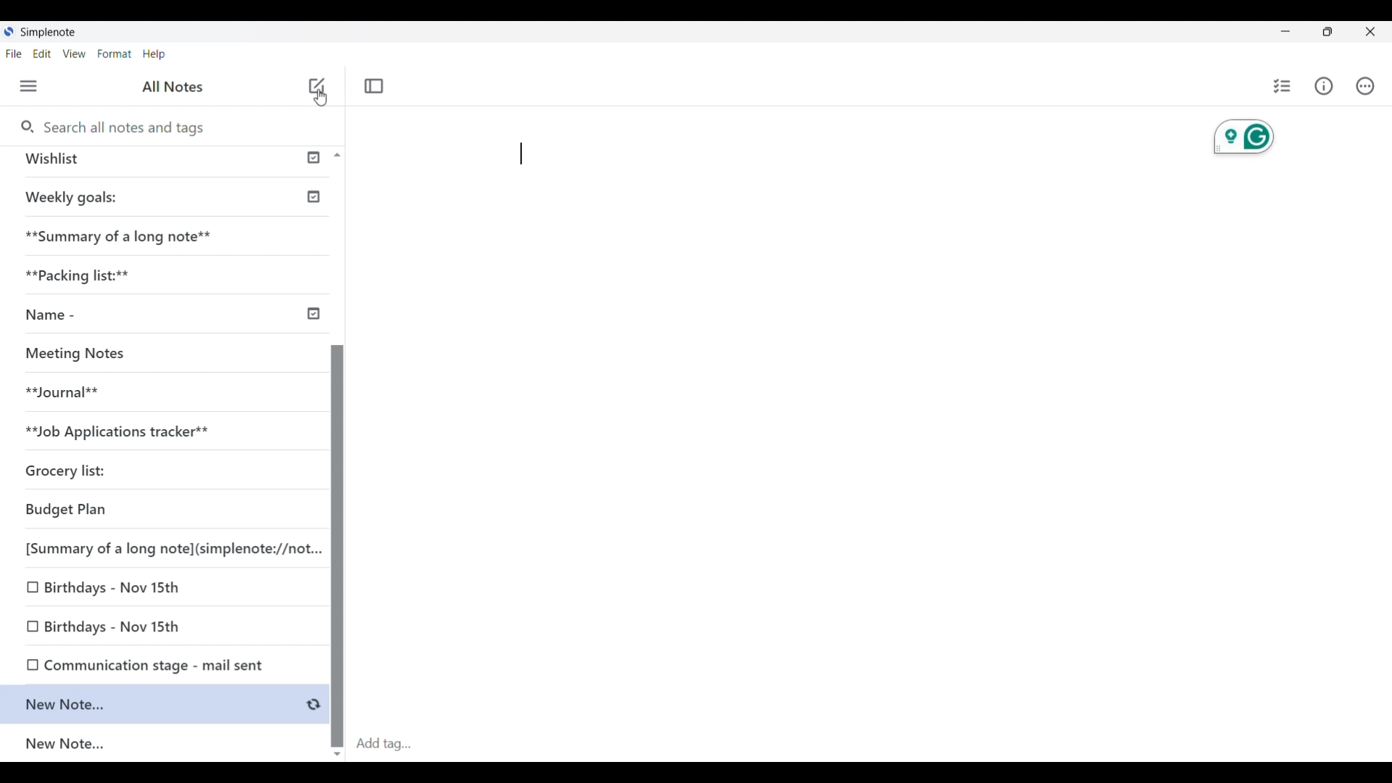  What do you see at coordinates (1365, 86) in the screenshot?
I see `Actions` at bounding box center [1365, 86].